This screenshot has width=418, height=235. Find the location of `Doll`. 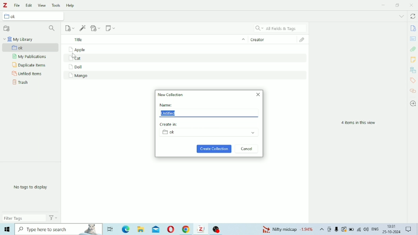

Doll is located at coordinates (75, 67).